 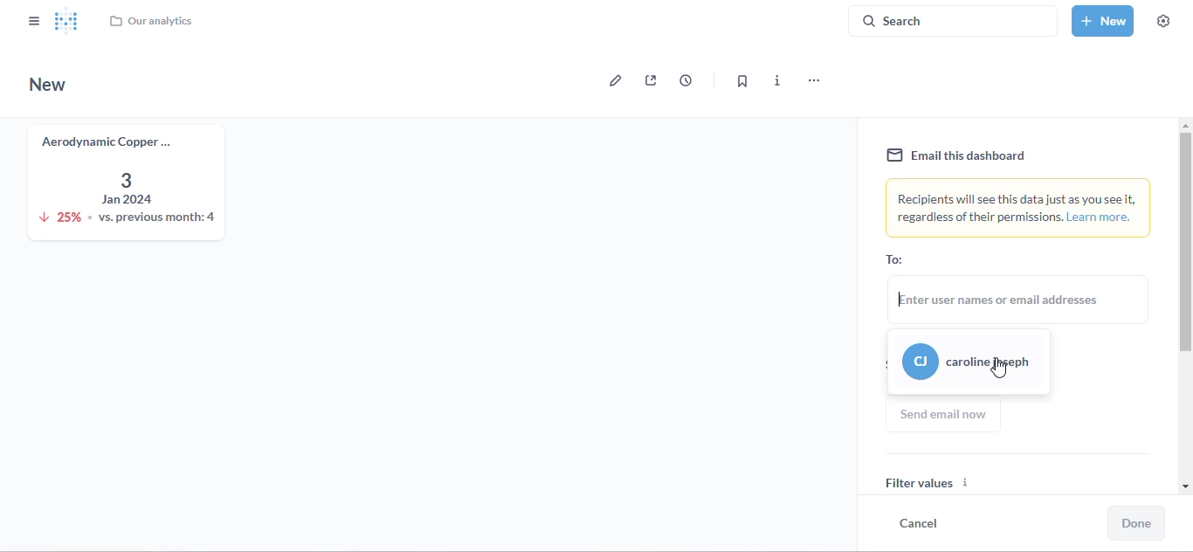 What do you see at coordinates (651, 80) in the screenshot?
I see `sharing` at bounding box center [651, 80].